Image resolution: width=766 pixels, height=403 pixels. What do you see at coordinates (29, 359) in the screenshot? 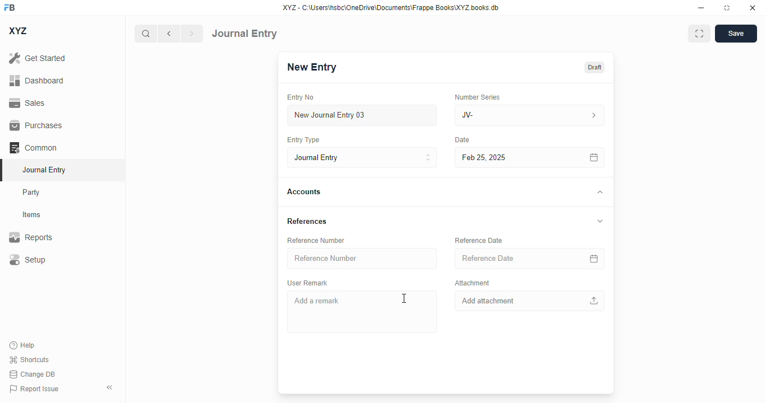
I see `shortcuts` at bounding box center [29, 359].